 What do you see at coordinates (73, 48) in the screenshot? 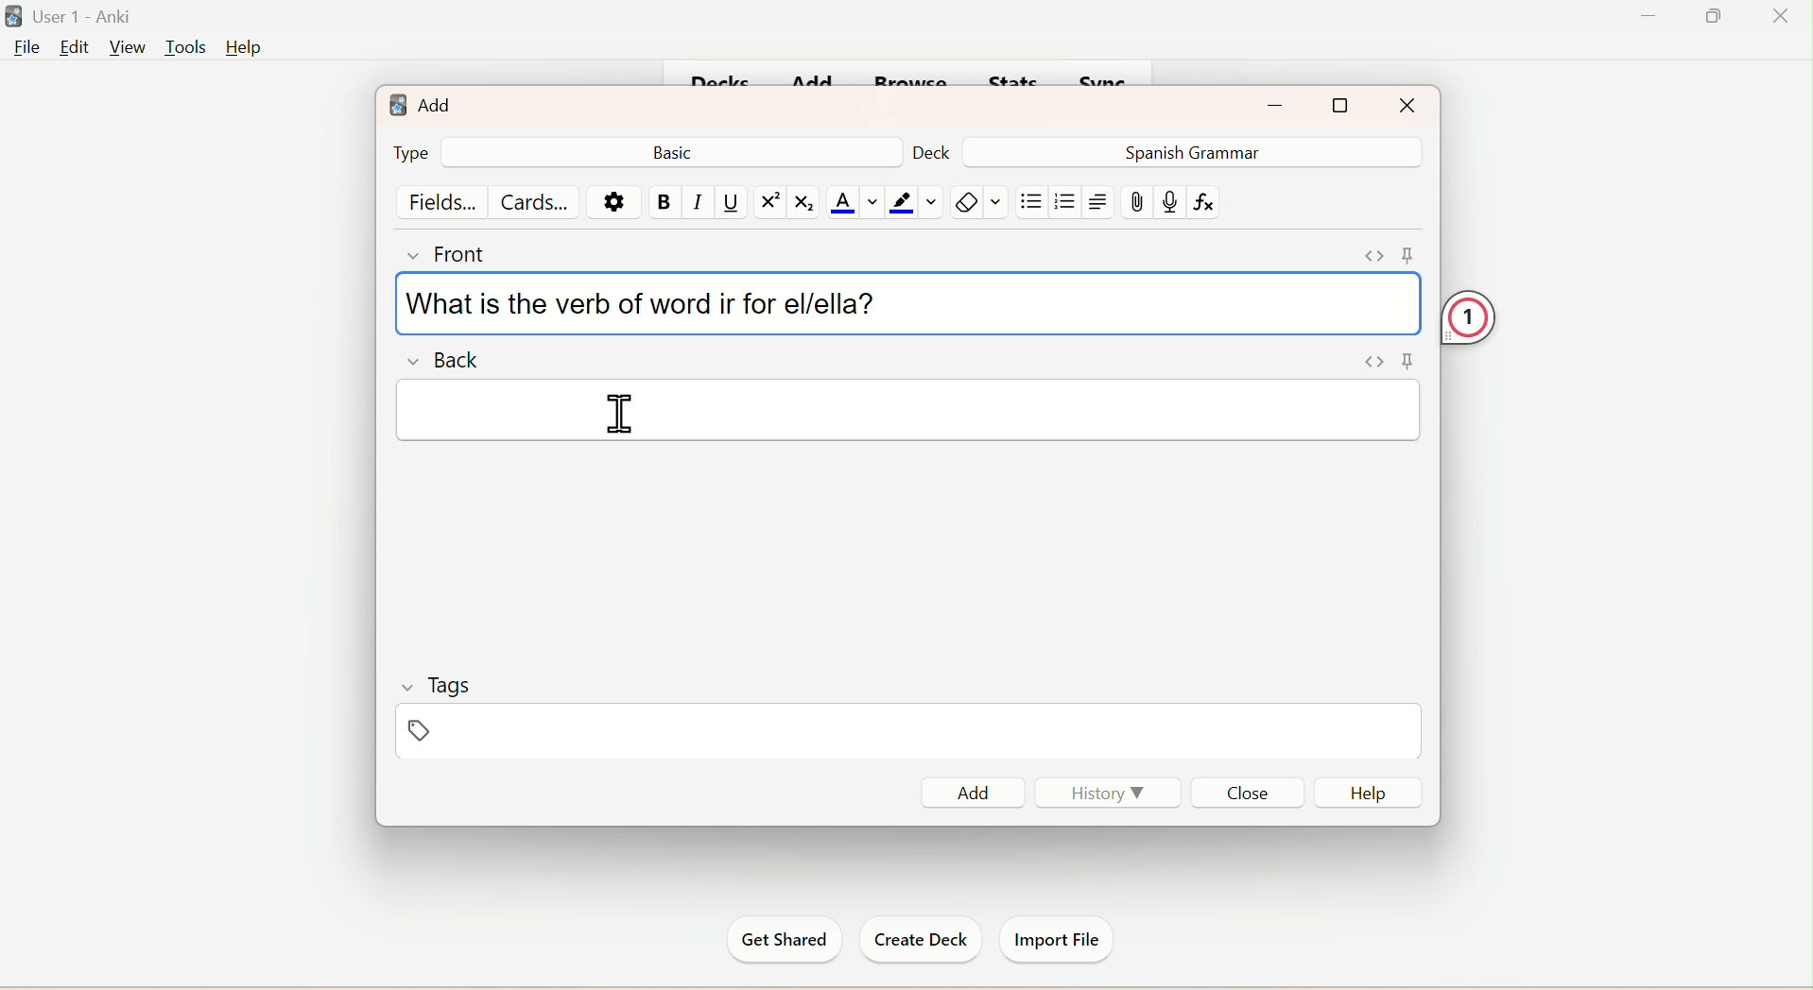
I see `Edit` at bounding box center [73, 48].